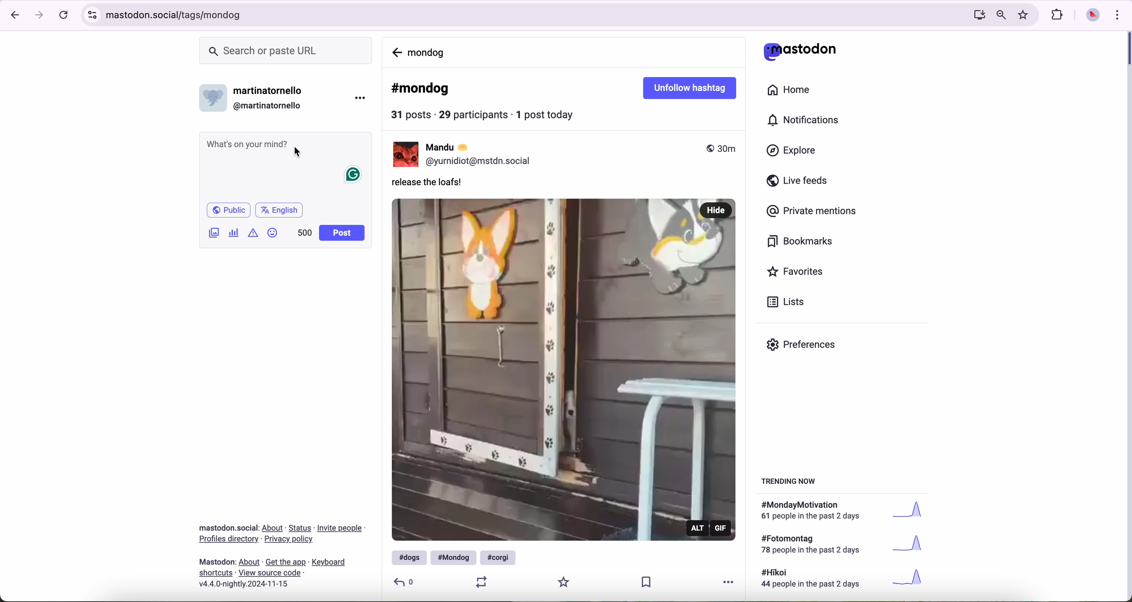  I want to click on Grammarly, so click(352, 175).